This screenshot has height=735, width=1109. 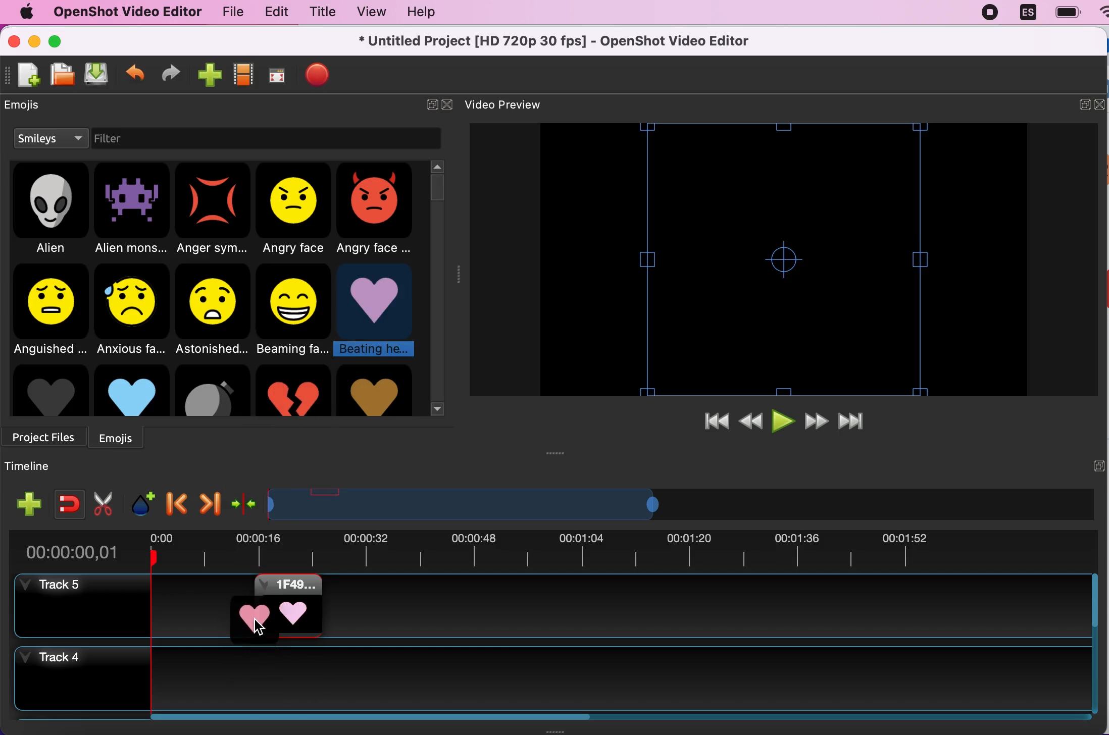 I want to click on Broken heart, so click(x=293, y=390).